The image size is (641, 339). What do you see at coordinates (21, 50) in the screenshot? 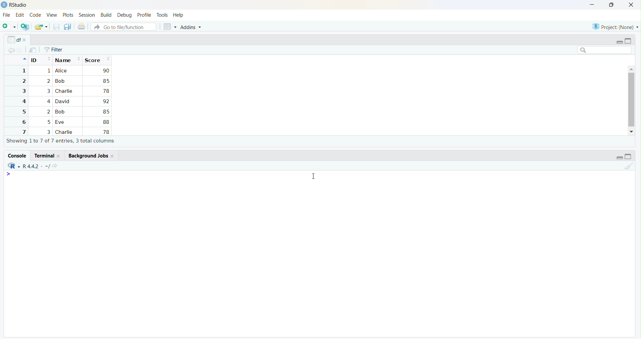
I see `forward` at bounding box center [21, 50].